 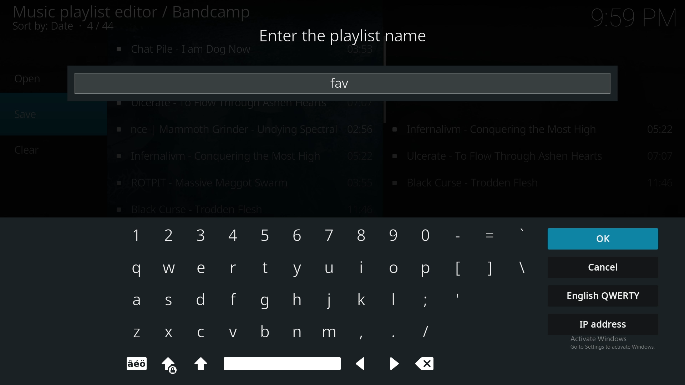 I want to click on keyboard input, so click(x=204, y=269).